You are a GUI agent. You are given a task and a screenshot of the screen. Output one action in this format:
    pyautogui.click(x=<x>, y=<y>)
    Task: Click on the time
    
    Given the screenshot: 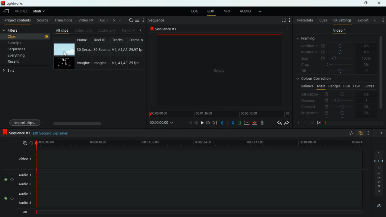 What is the action you would take?
    pyautogui.click(x=199, y=143)
    